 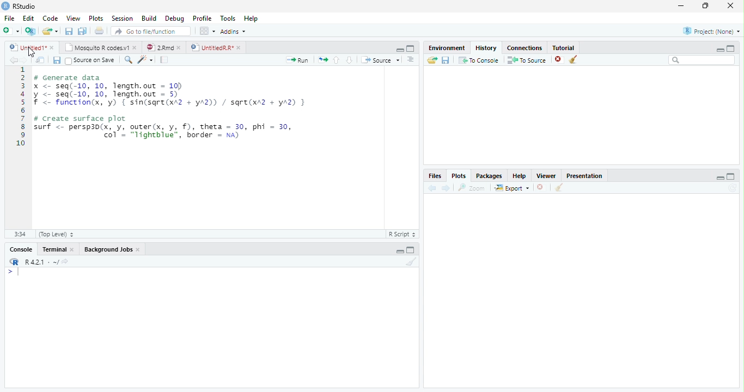 I want to click on Plots, so click(x=459, y=175).